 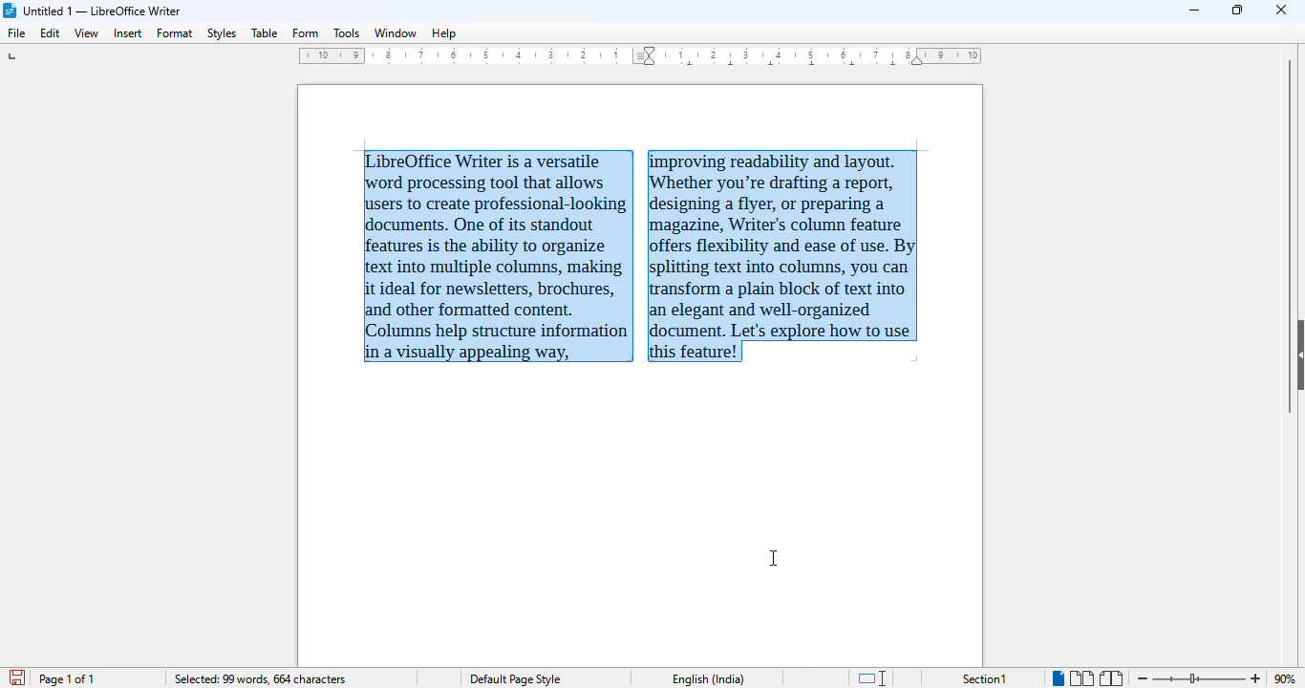 I want to click on file, so click(x=18, y=33).